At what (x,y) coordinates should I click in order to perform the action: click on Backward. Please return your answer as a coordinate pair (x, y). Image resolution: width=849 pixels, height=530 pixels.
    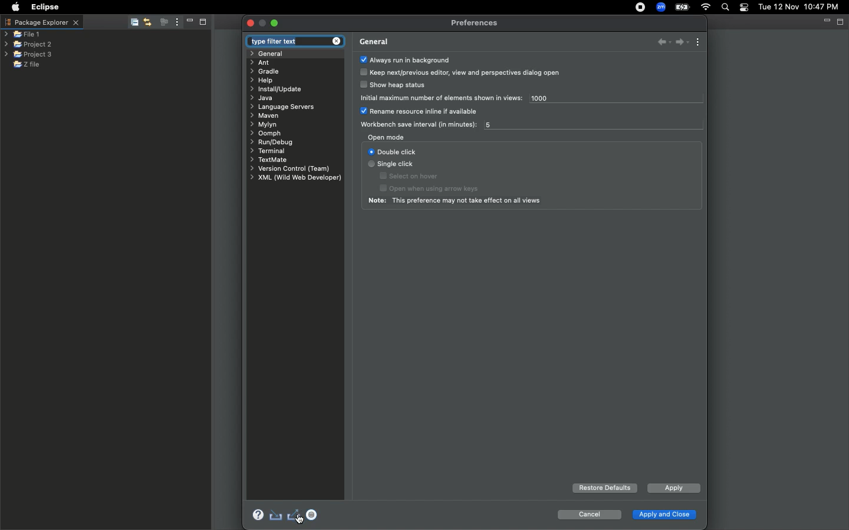
    Looking at the image, I should click on (660, 43).